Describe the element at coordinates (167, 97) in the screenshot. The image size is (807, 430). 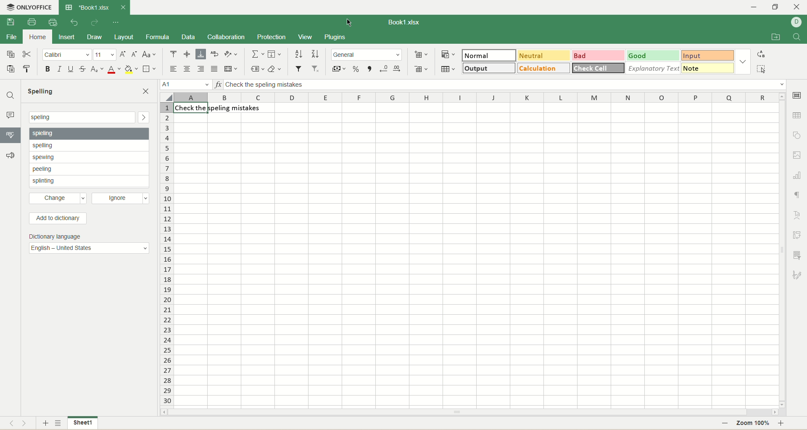
I see `select all` at that location.